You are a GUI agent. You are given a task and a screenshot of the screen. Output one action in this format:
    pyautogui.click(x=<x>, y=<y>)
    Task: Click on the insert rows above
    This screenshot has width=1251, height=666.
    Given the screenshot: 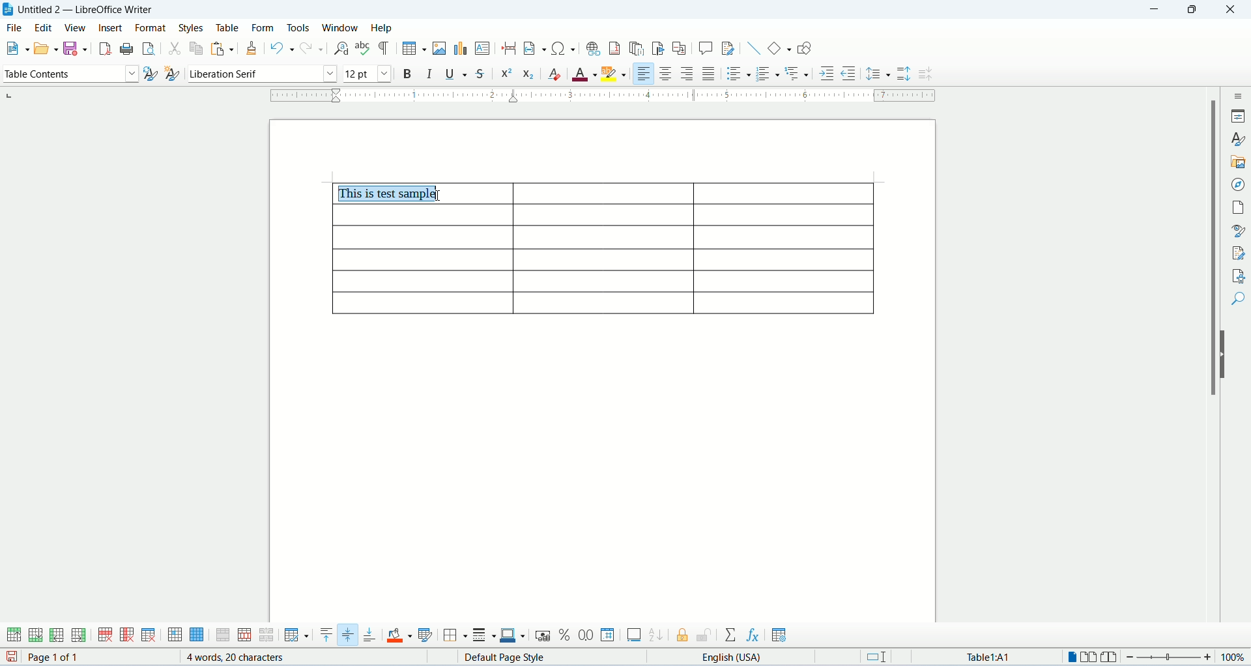 What is the action you would take?
    pyautogui.click(x=12, y=635)
    